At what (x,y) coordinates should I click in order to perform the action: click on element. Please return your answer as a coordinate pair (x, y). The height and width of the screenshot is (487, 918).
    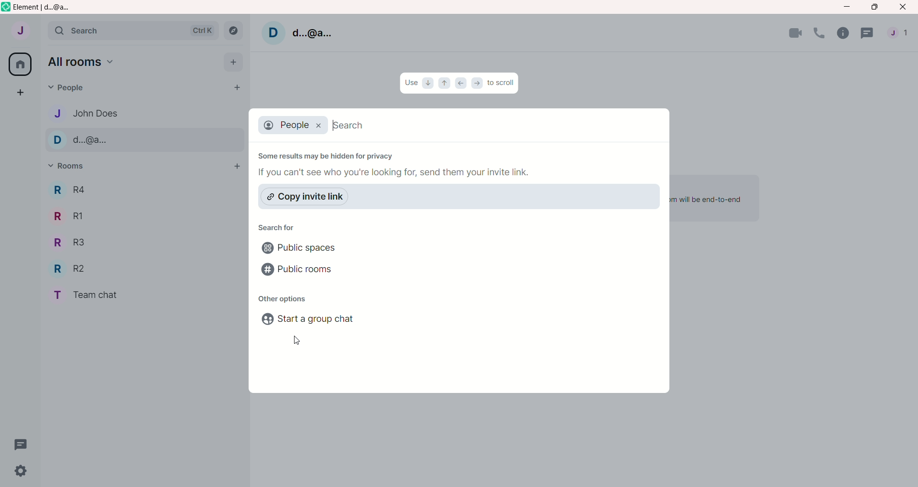
    Looking at the image, I should click on (47, 8).